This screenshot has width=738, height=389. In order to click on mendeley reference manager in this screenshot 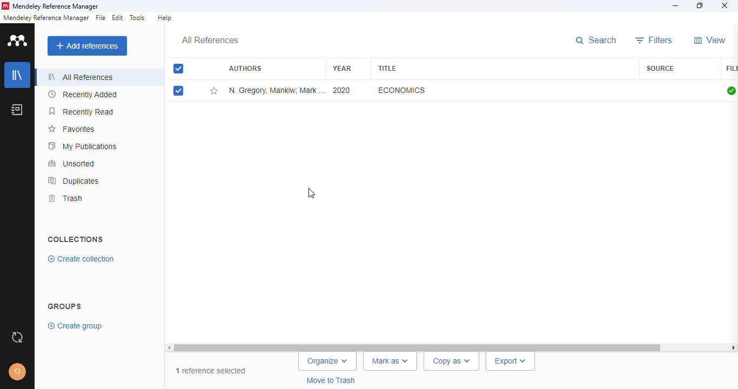, I will do `click(56, 6)`.